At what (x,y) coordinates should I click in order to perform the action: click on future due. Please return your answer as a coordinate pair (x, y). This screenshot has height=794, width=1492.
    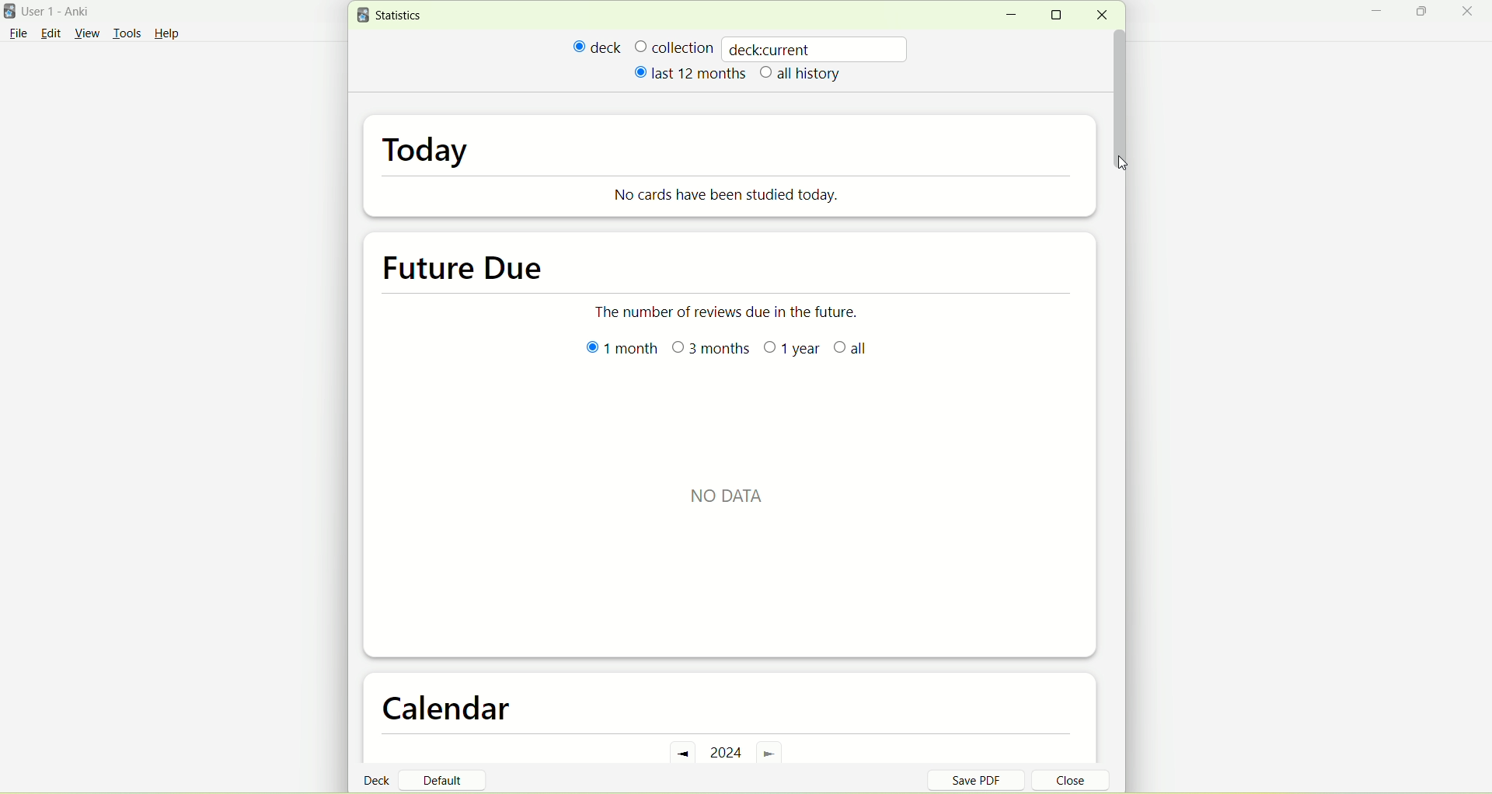
    Looking at the image, I should click on (467, 266).